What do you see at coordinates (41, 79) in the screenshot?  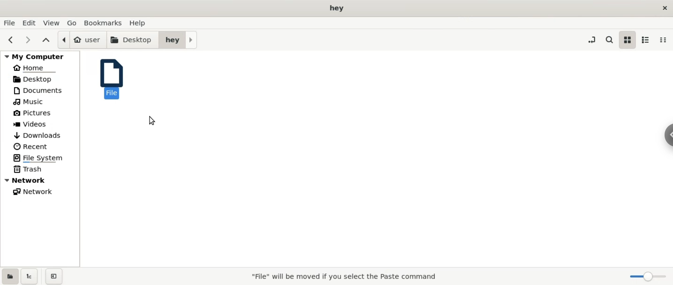 I see `desktop` at bounding box center [41, 79].